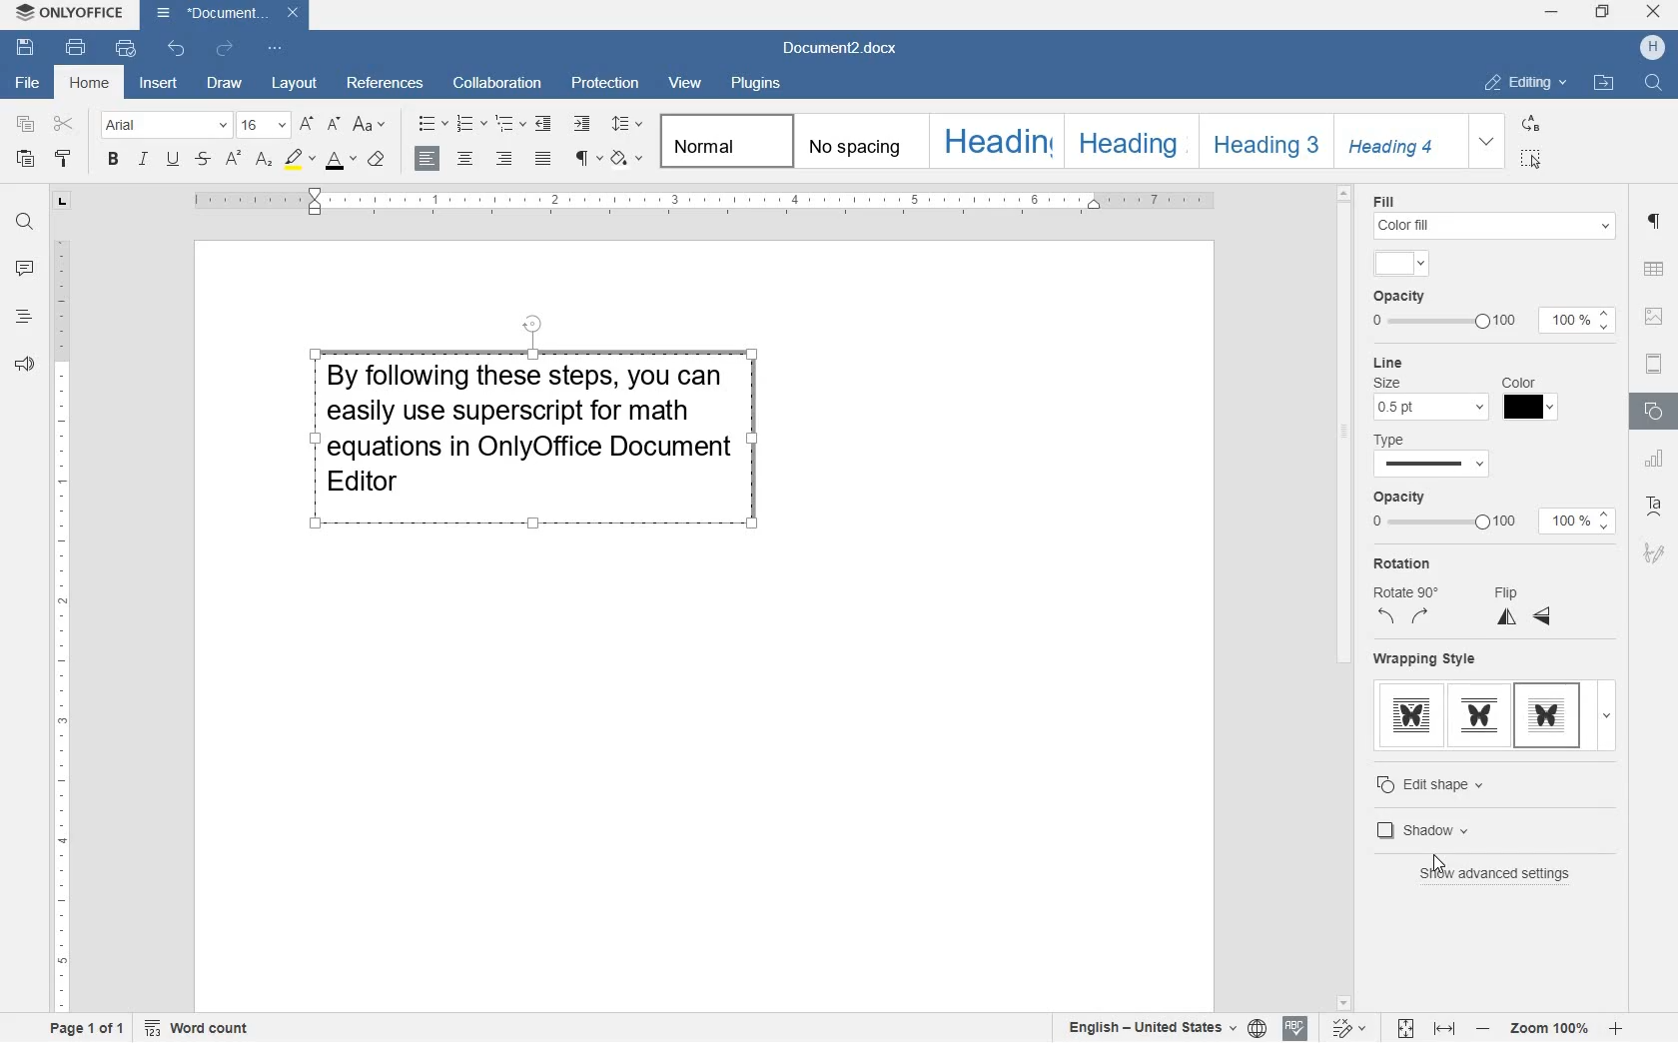  What do you see at coordinates (24, 269) in the screenshot?
I see `comments` at bounding box center [24, 269].